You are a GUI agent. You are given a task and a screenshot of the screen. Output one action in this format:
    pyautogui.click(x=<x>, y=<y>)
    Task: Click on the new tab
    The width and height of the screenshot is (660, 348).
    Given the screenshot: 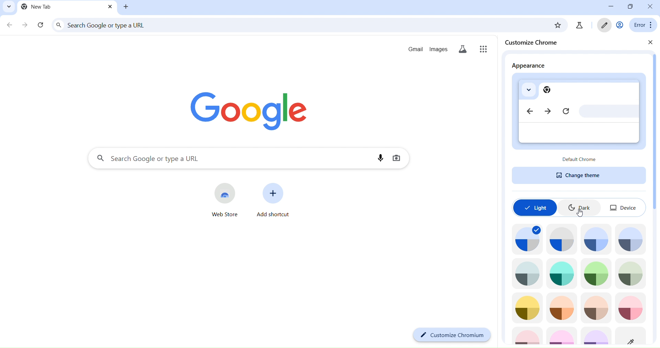 What is the action you would take?
    pyautogui.click(x=126, y=7)
    